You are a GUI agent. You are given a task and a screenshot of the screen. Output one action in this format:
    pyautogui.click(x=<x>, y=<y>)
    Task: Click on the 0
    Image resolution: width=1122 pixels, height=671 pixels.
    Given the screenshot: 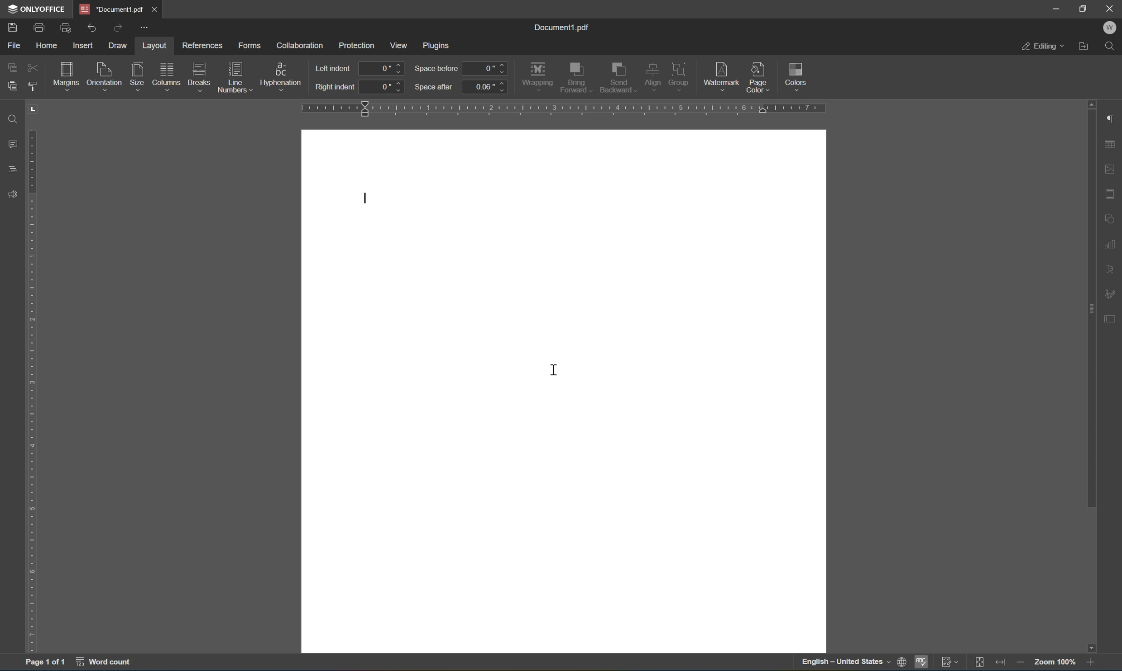 What is the action you would take?
    pyautogui.click(x=487, y=68)
    